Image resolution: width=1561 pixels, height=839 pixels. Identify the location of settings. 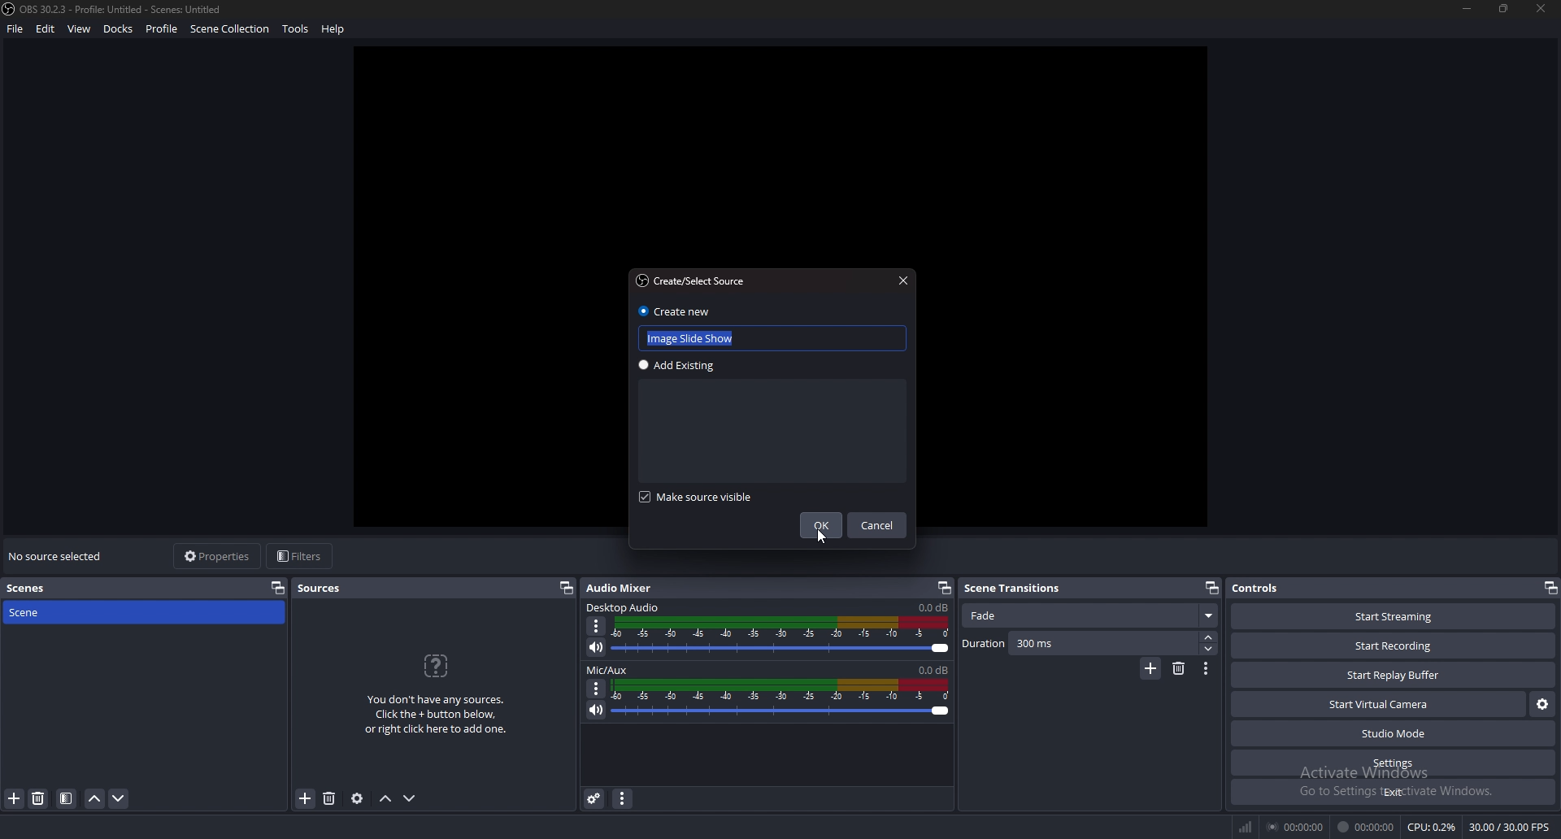
(1393, 763).